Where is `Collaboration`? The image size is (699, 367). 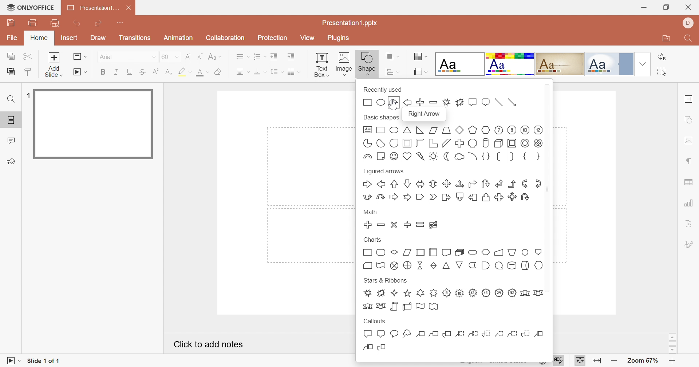 Collaboration is located at coordinates (223, 38).